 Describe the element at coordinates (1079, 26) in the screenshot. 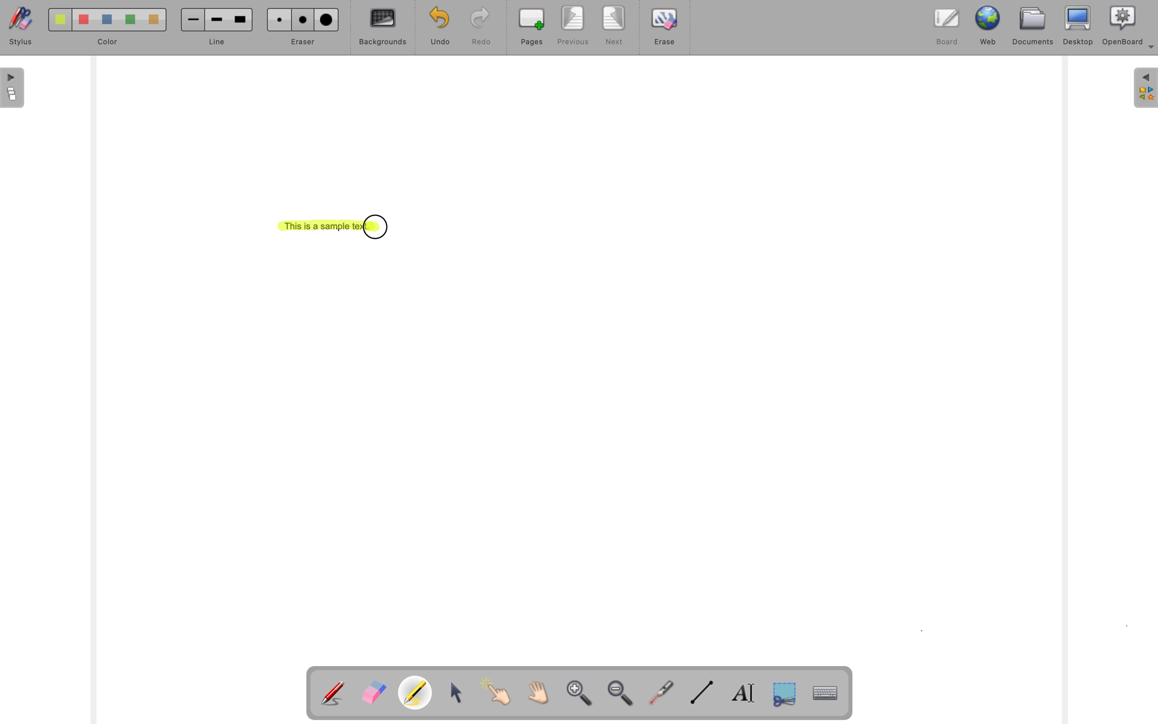

I see `desktop` at that location.